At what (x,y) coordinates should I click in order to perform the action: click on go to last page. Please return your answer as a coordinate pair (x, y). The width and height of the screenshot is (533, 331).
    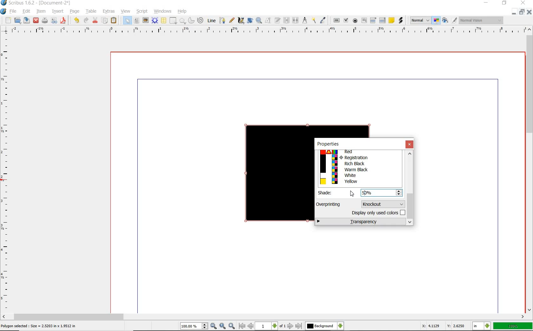
    Looking at the image, I should click on (299, 326).